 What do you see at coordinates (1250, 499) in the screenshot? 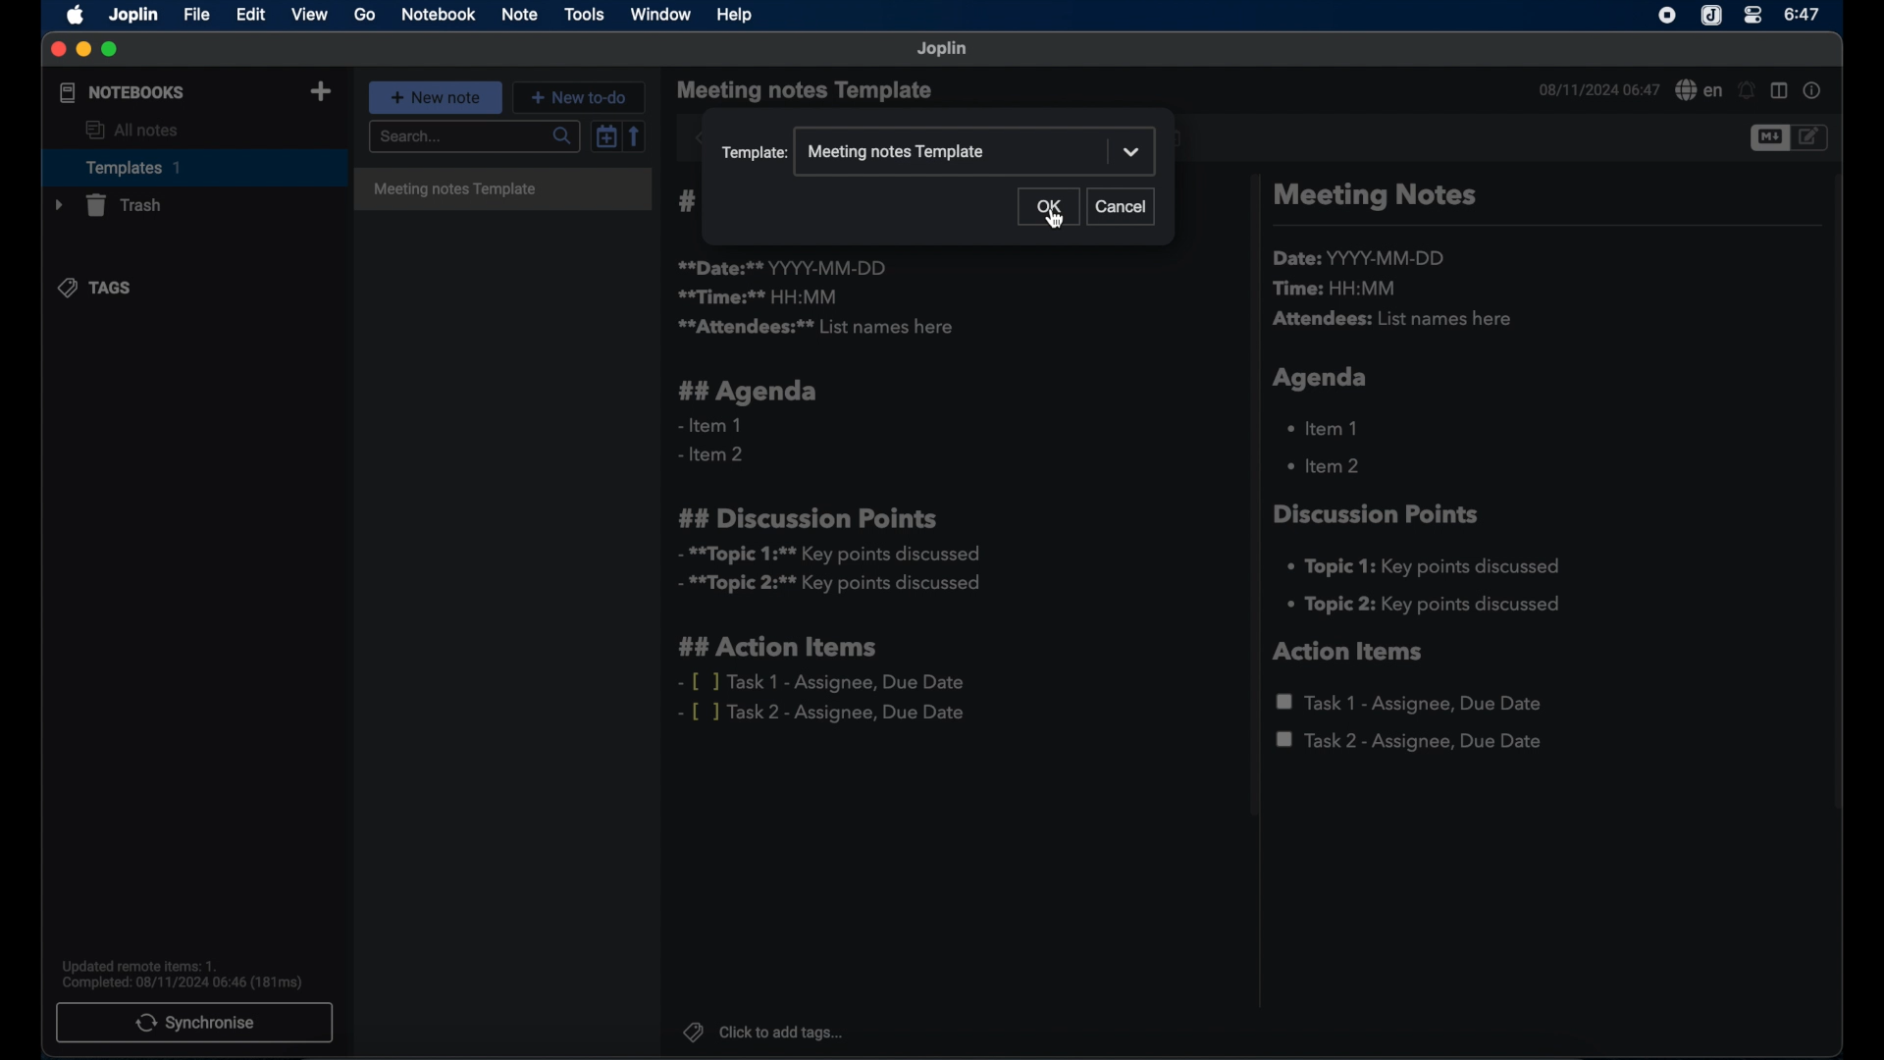
I see `scroll bar` at bounding box center [1250, 499].